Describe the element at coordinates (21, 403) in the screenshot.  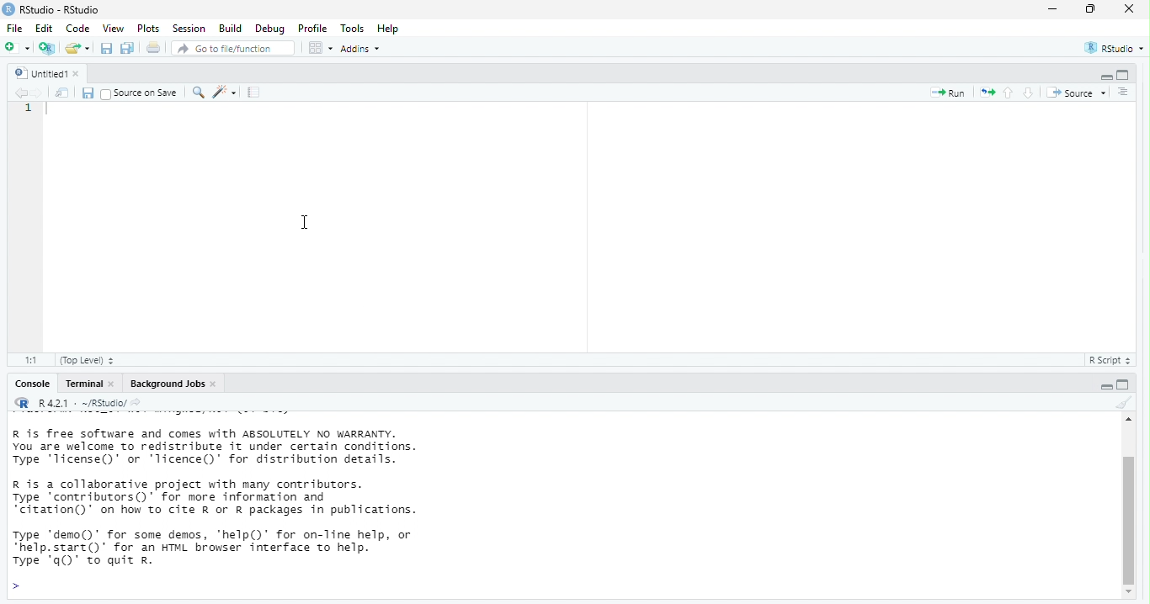
I see `R logo` at that location.